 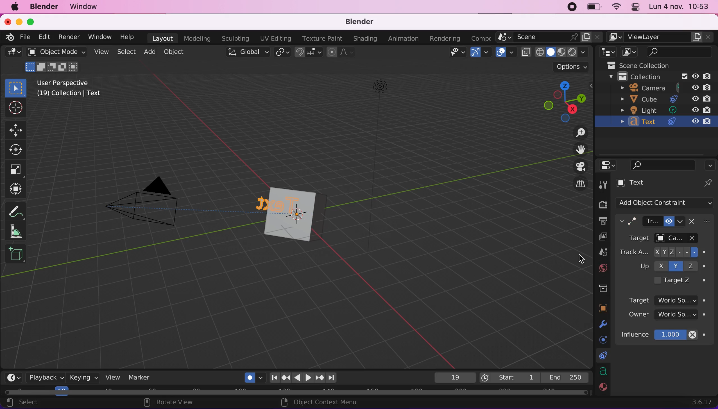 I want to click on recording stopped, so click(x=570, y=7).